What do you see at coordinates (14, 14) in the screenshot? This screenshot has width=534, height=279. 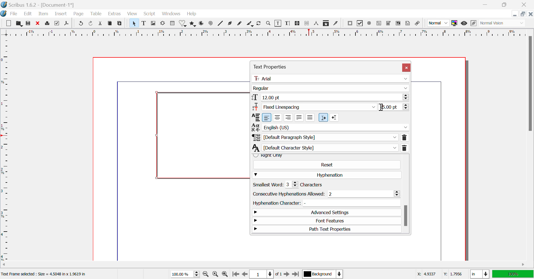 I see `File` at bounding box center [14, 14].